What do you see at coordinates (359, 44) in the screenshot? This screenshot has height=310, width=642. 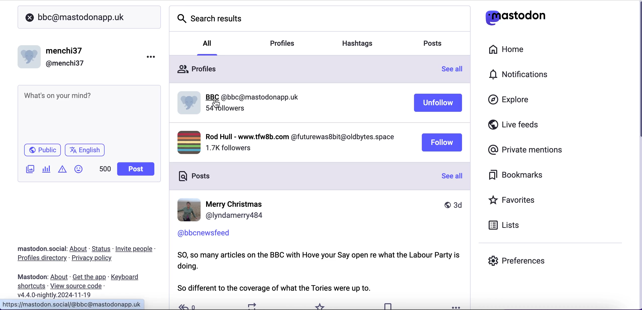 I see `hashtags` at bounding box center [359, 44].